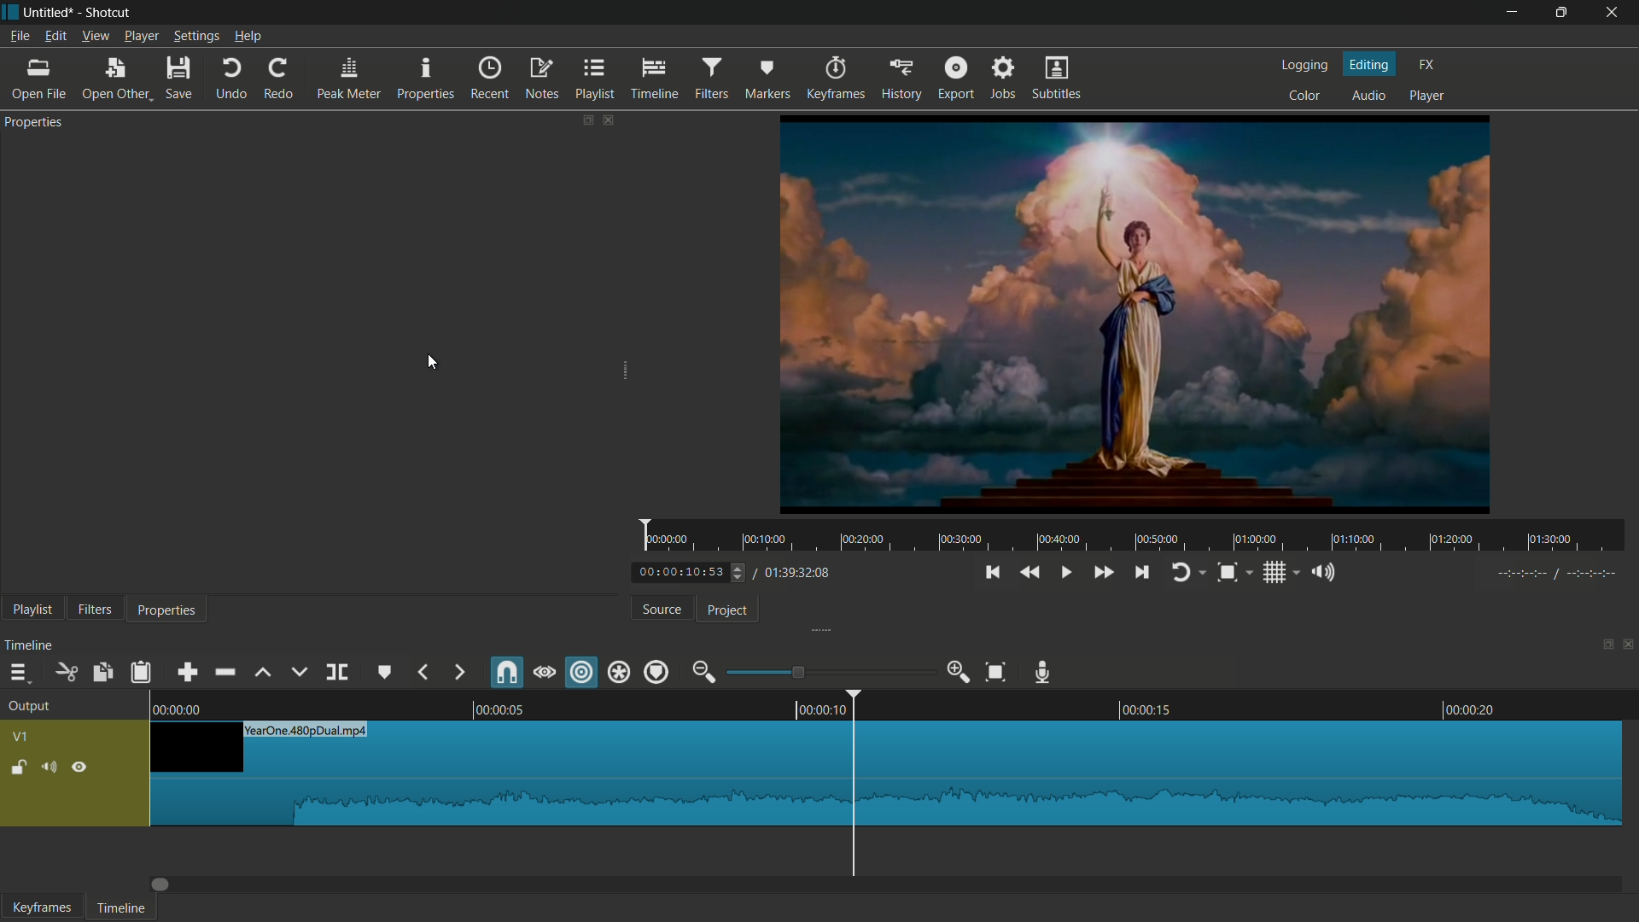 This screenshot has width=1639, height=922. I want to click on toggle zoom, so click(1239, 572).